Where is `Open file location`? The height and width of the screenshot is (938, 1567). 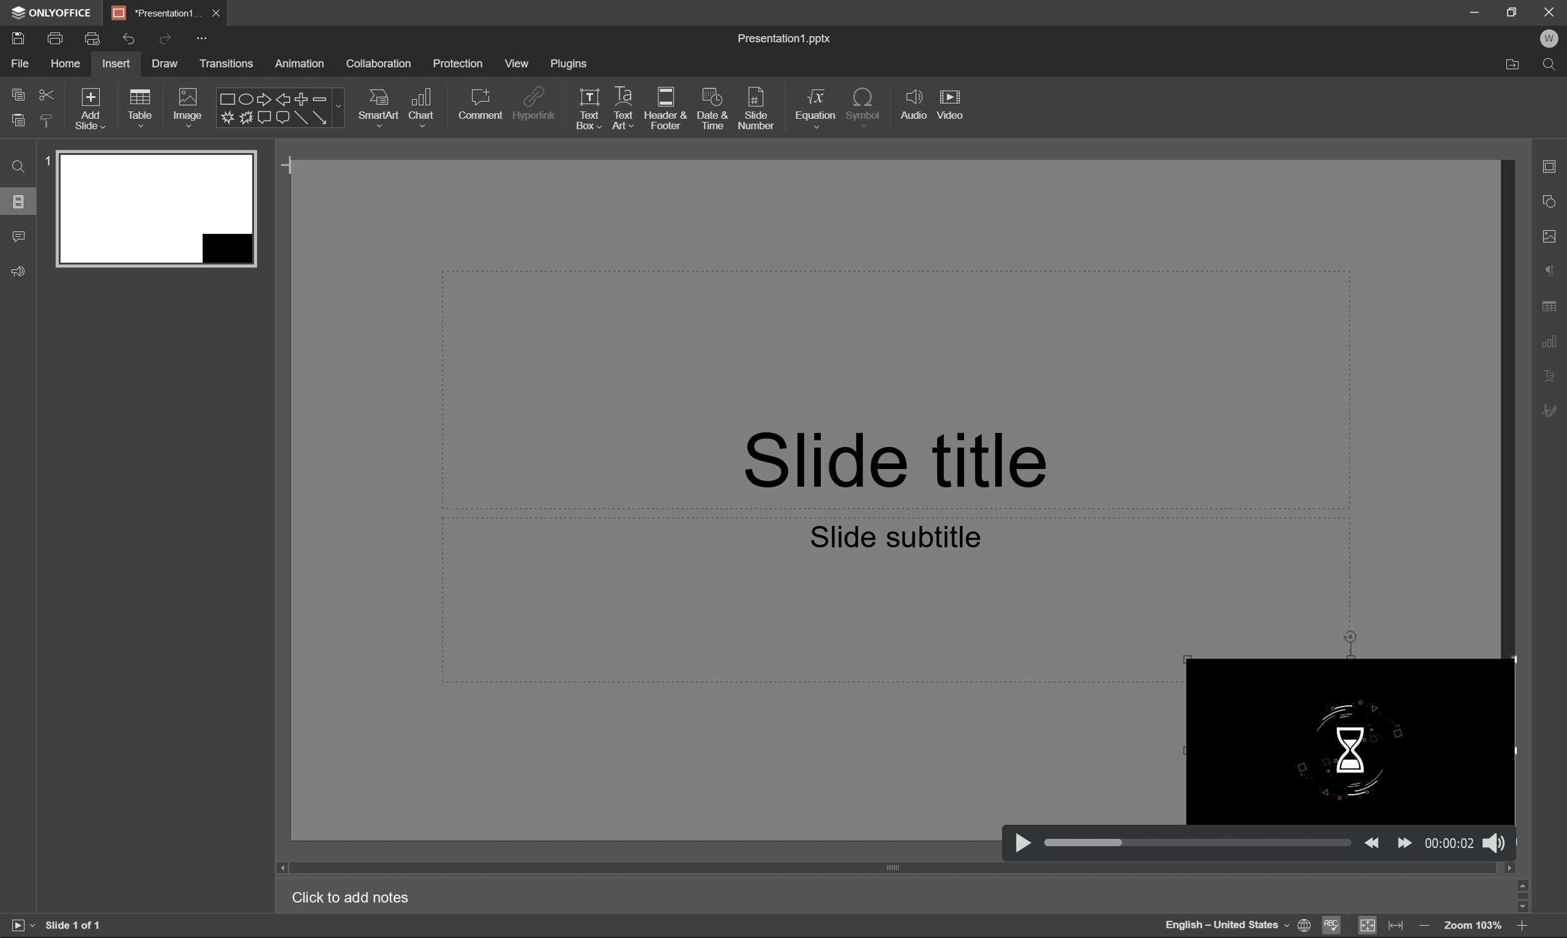 Open file location is located at coordinates (1516, 64).